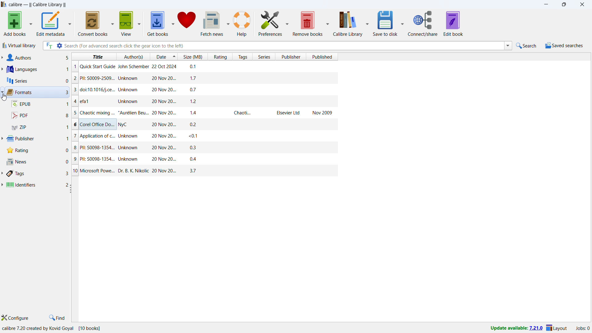 The height and width of the screenshot is (333, 592). What do you see at coordinates (290, 56) in the screenshot?
I see `sort by publisher` at bounding box center [290, 56].